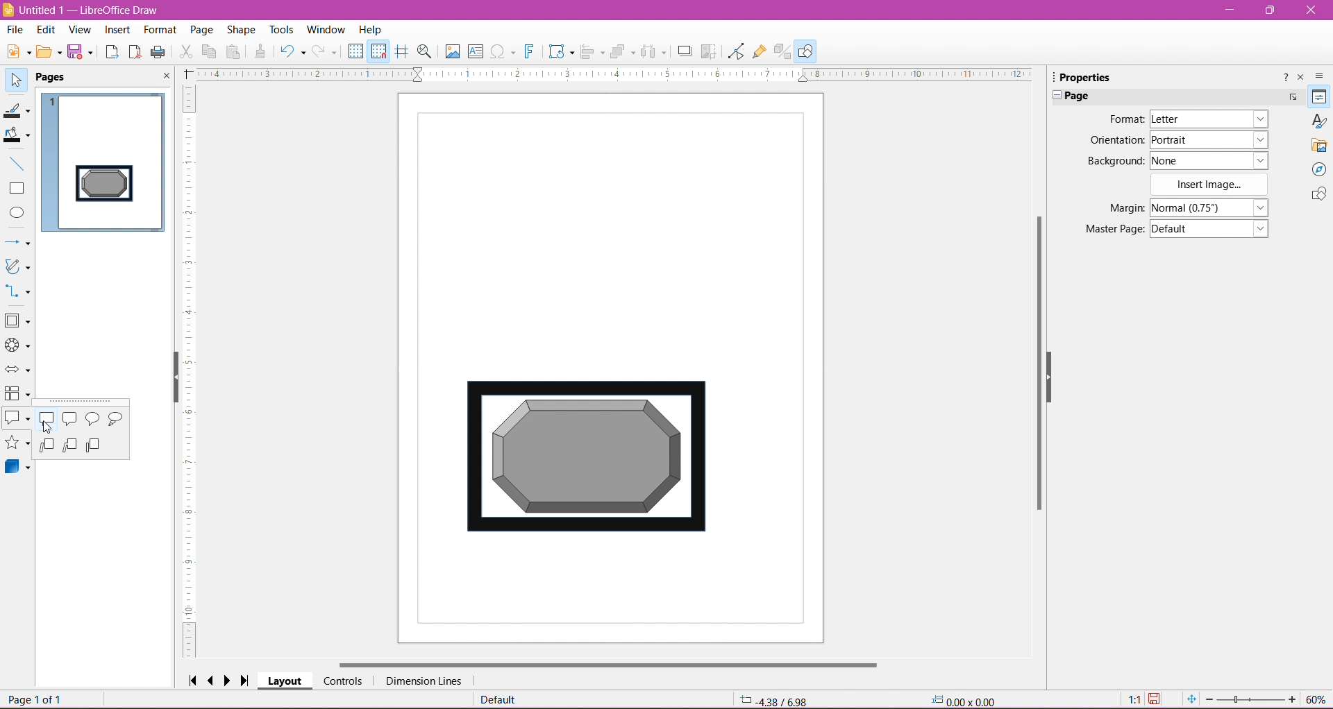 The height and width of the screenshot is (709, 1333). I want to click on Insert Fontwork Text, so click(530, 53).